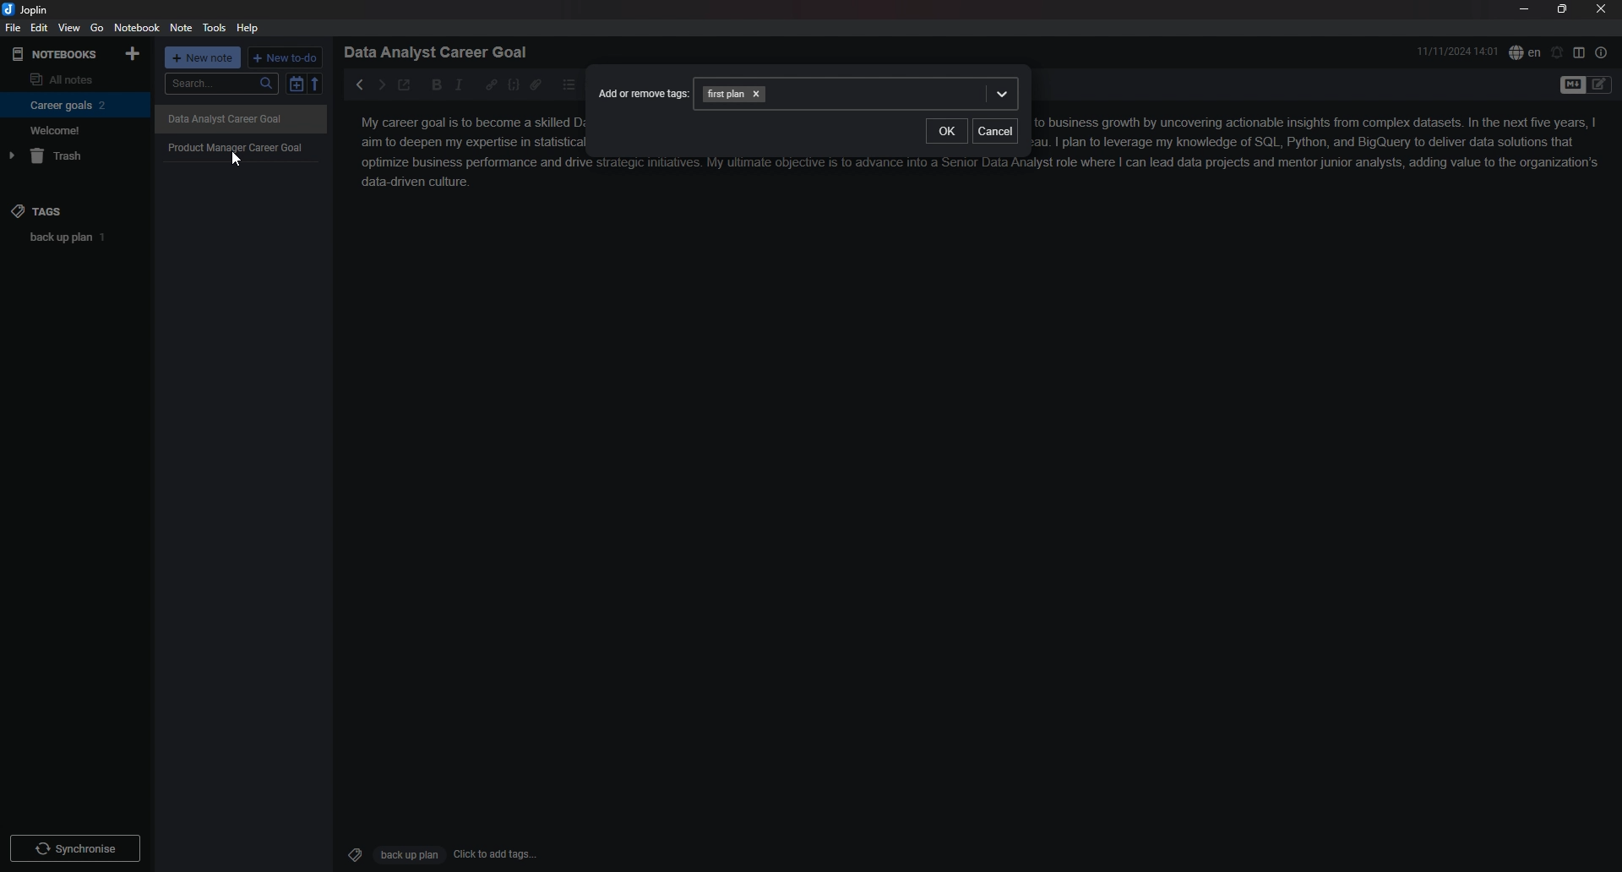 The height and width of the screenshot is (872, 1622). I want to click on go, so click(97, 28).